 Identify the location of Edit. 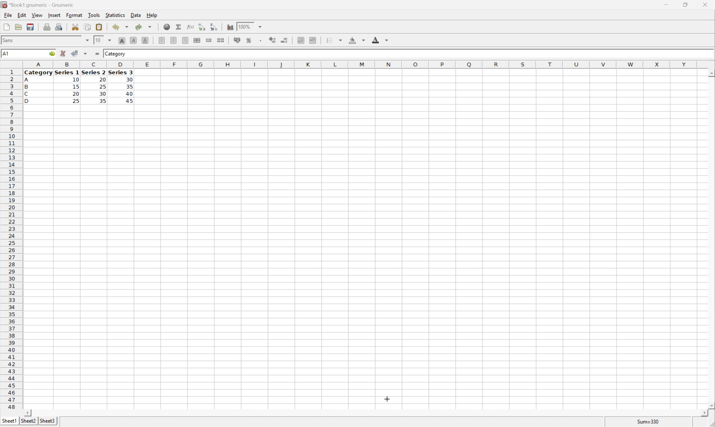
(22, 15).